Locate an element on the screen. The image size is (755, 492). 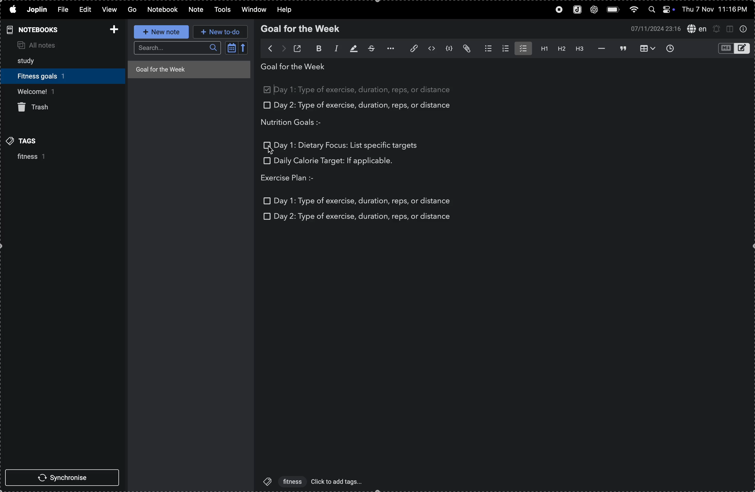
apple widgets is located at coordinates (663, 10).